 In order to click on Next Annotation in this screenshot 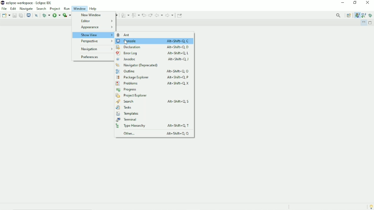, I will do `click(125, 15)`.